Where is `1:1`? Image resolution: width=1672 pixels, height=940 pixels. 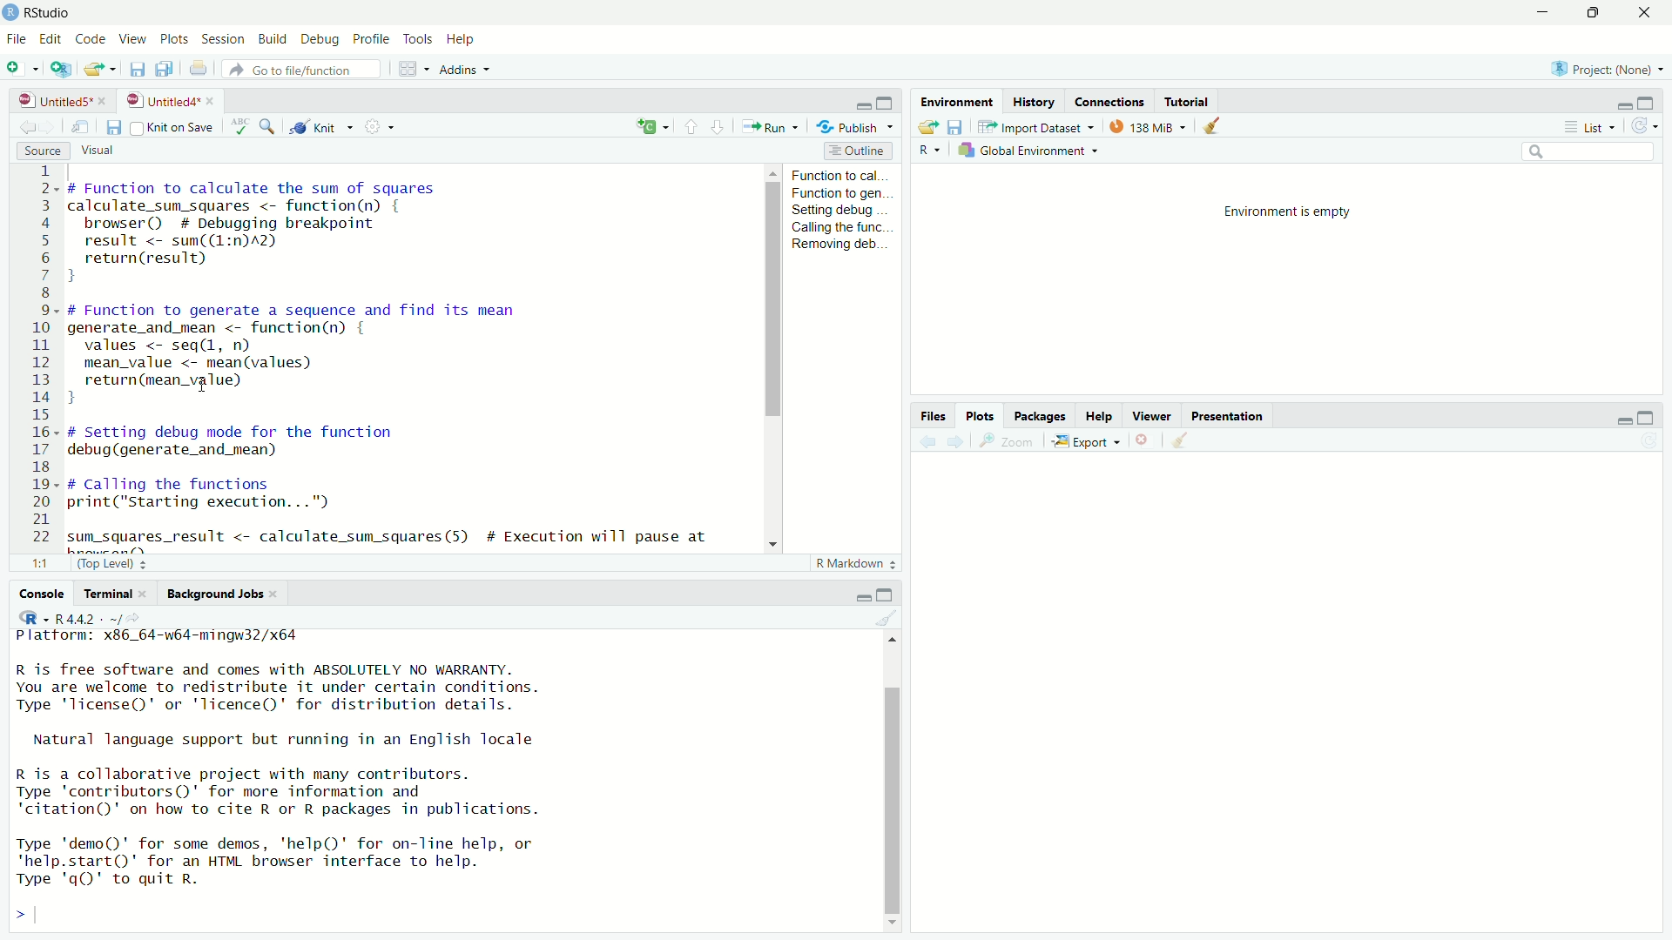
1:1 is located at coordinates (30, 564).